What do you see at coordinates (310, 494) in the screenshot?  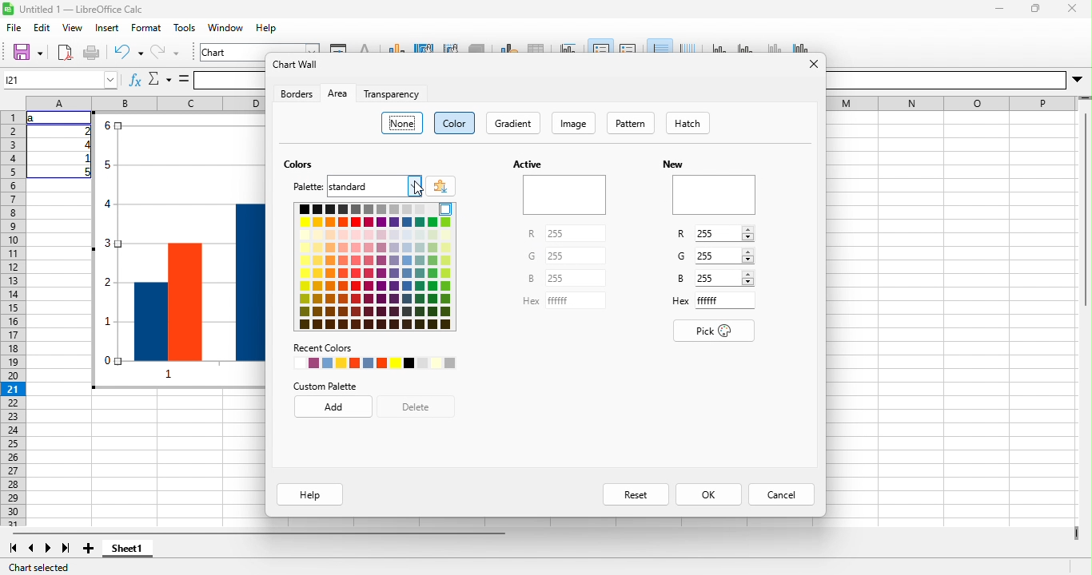 I see `help` at bounding box center [310, 494].